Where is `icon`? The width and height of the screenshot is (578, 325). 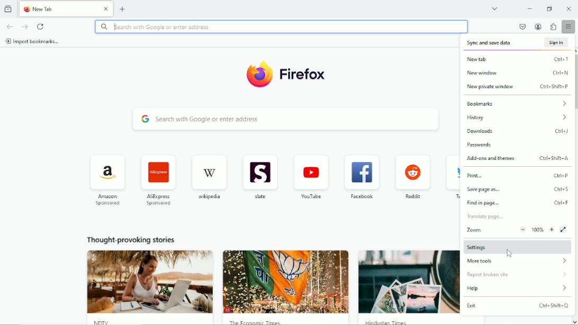 icon is located at coordinates (257, 74).